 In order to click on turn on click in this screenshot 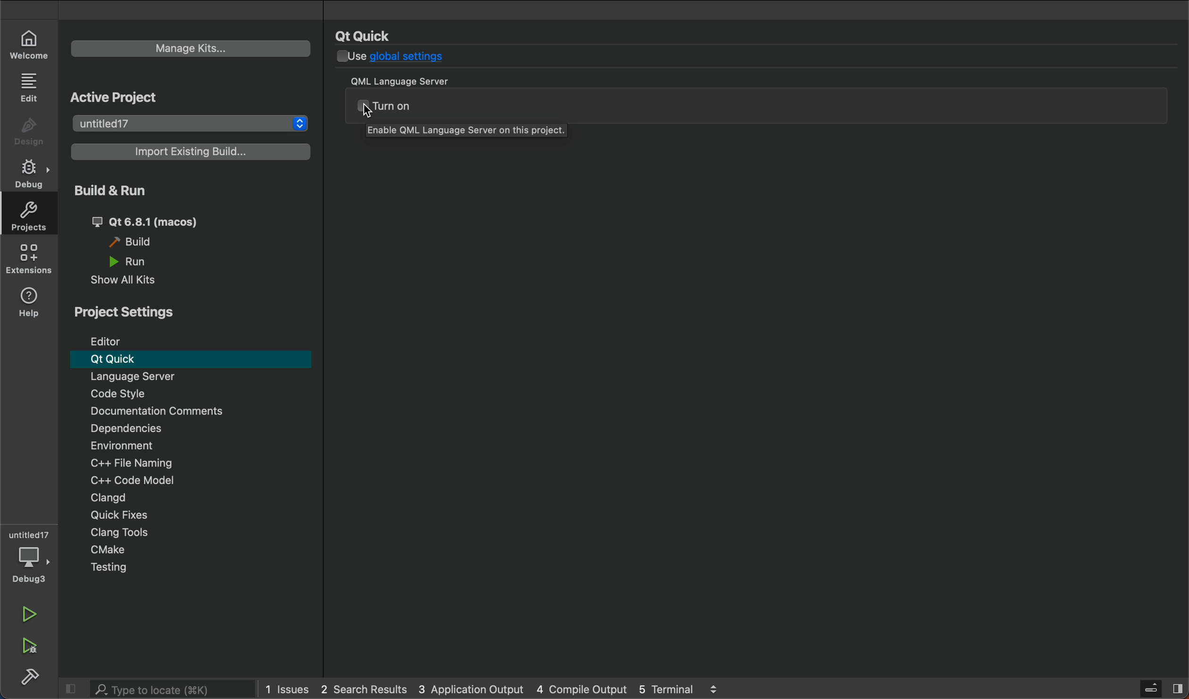, I will do `click(762, 105)`.